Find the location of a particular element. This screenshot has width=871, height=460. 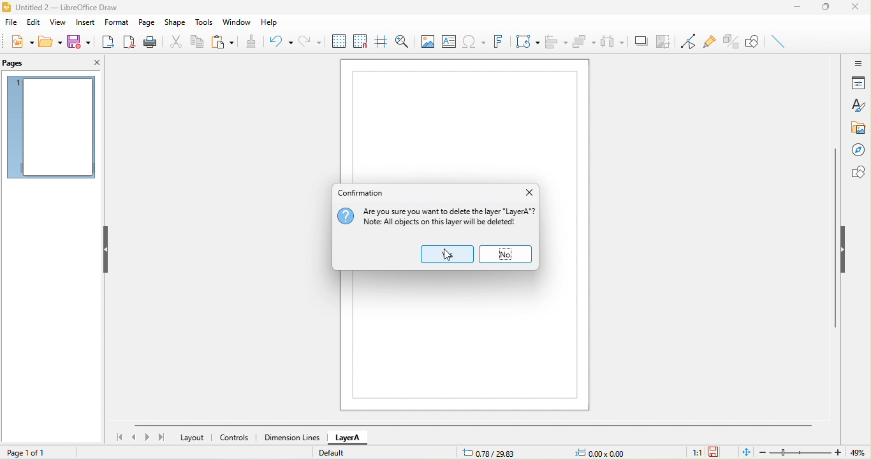

Untitled 2- Libreoffice Draw is located at coordinates (75, 6).